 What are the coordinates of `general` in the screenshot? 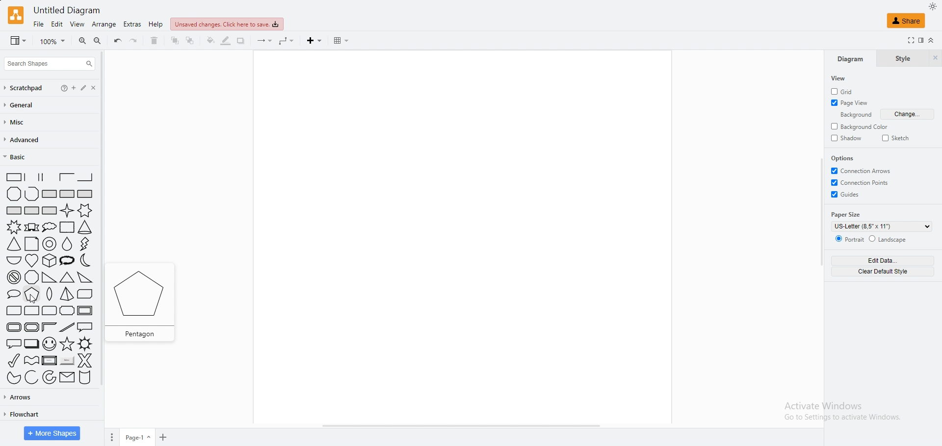 It's located at (24, 105).